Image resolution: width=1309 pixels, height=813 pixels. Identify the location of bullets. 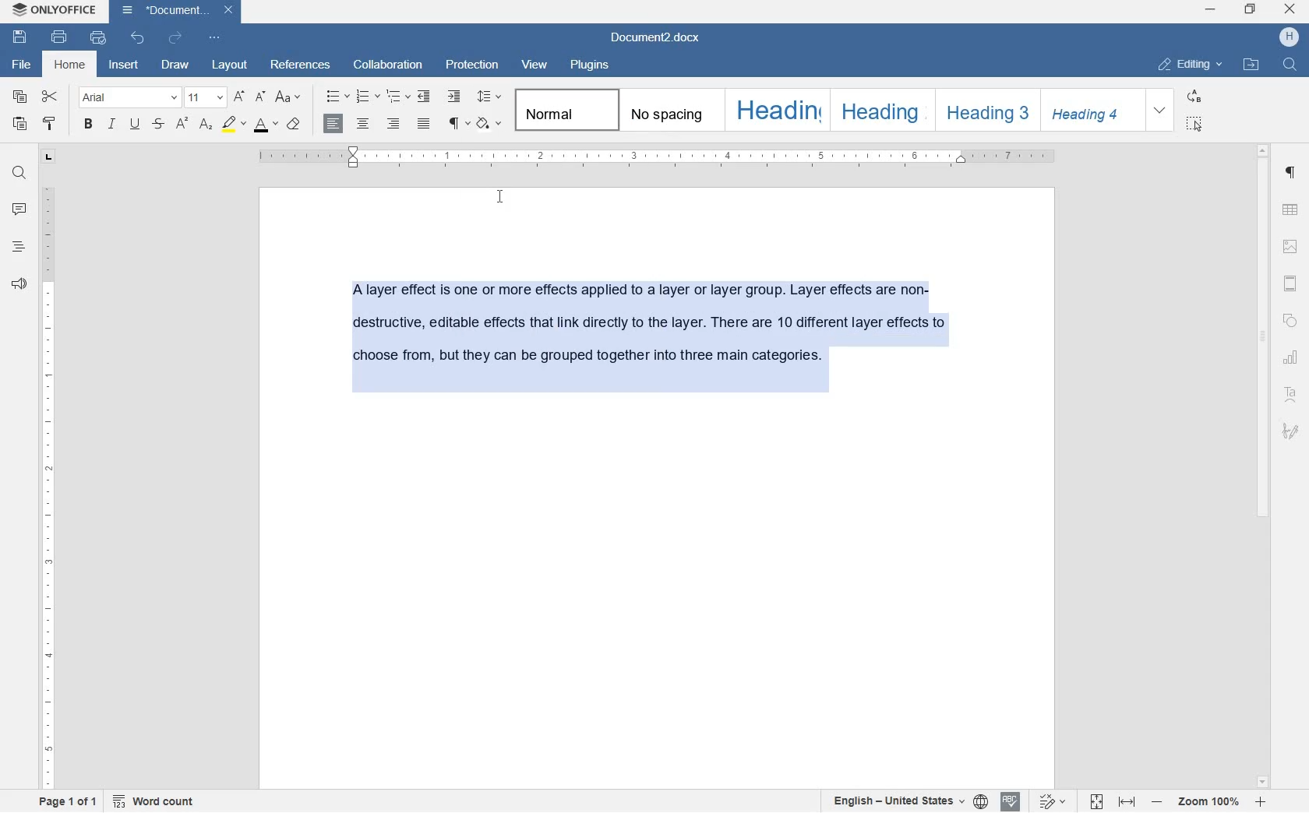
(337, 97).